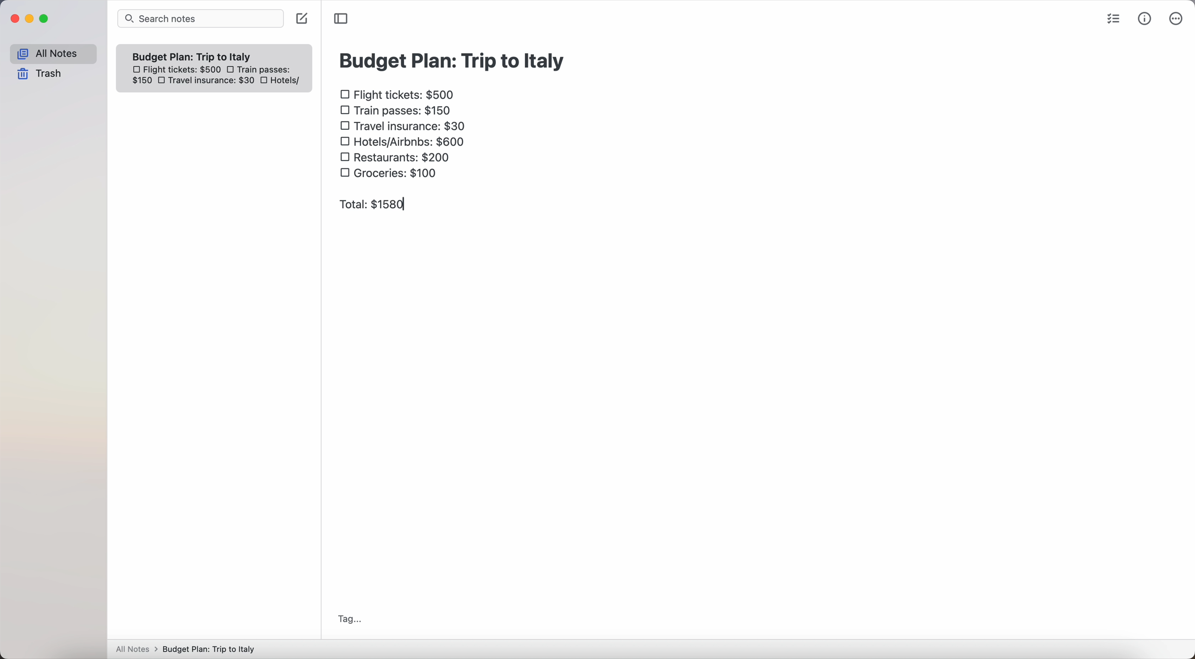 The height and width of the screenshot is (659, 1195). I want to click on more options, so click(1176, 19).